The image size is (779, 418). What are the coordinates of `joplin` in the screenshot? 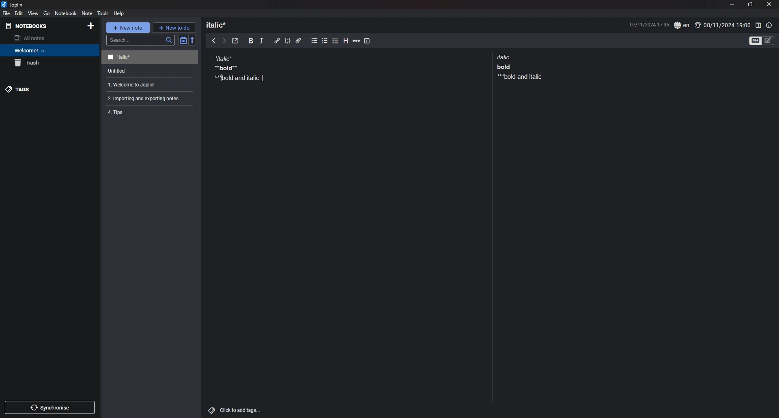 It's located at (12, 4).